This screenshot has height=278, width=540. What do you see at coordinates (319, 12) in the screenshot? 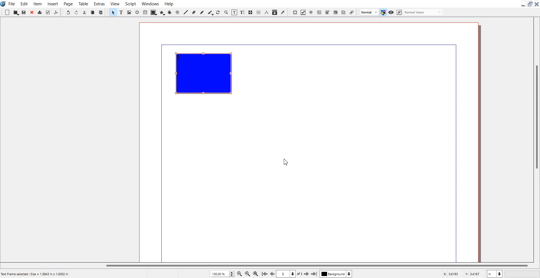
I see `PDF Text Field` at bounding box center [319, 12].